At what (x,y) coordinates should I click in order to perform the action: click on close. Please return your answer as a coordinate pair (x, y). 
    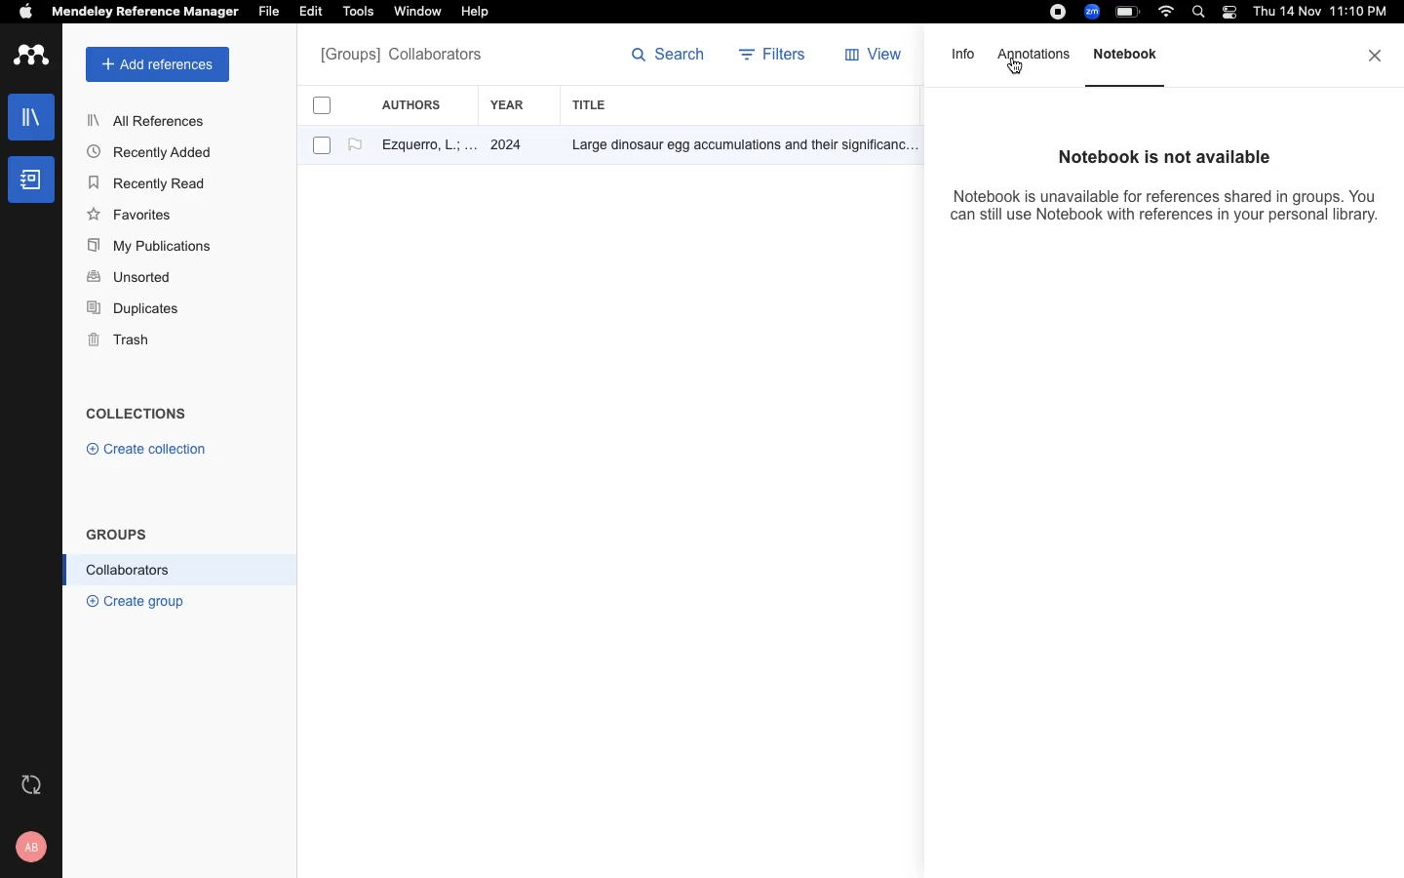
    Looking at the image, I should click on (1377, 56).